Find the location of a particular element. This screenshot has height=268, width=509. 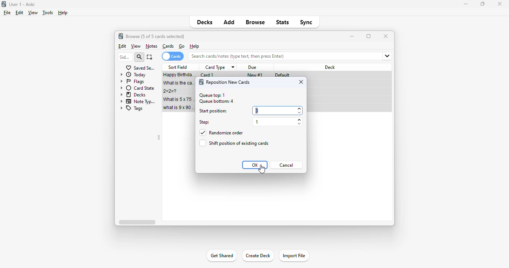

default is located at coordinates (283, 75).